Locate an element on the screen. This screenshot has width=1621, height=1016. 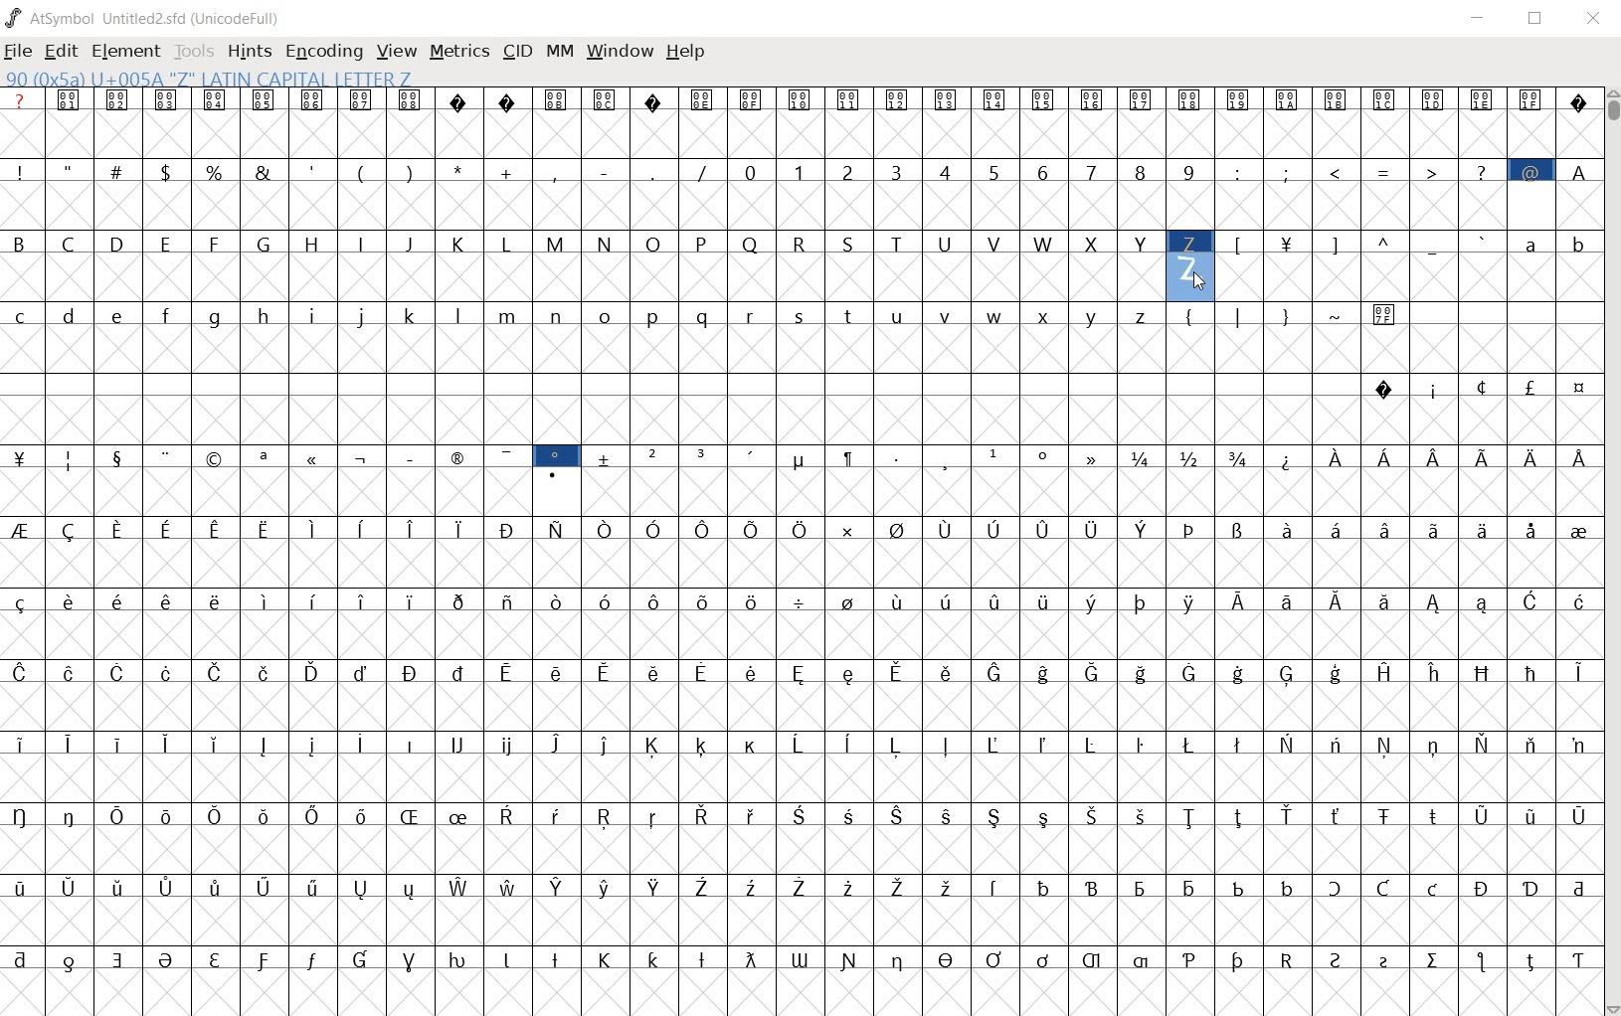
CURSOR is located at coordinates (1201, 284).